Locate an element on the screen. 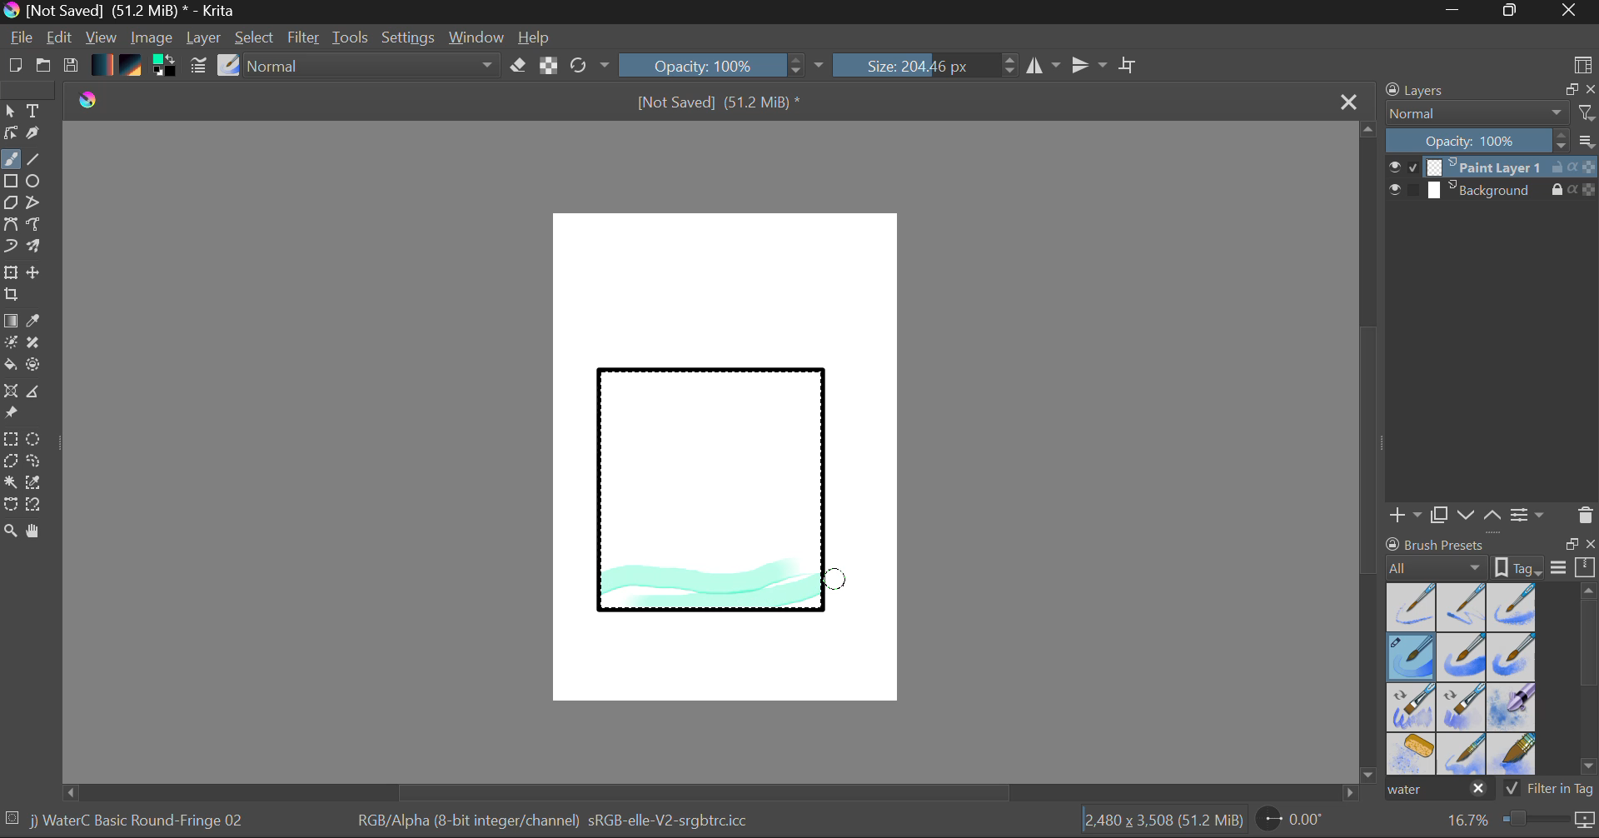 The height and width of the screenshot is (838, 1599). Lock Alpha is located at coordinates (546, 67).